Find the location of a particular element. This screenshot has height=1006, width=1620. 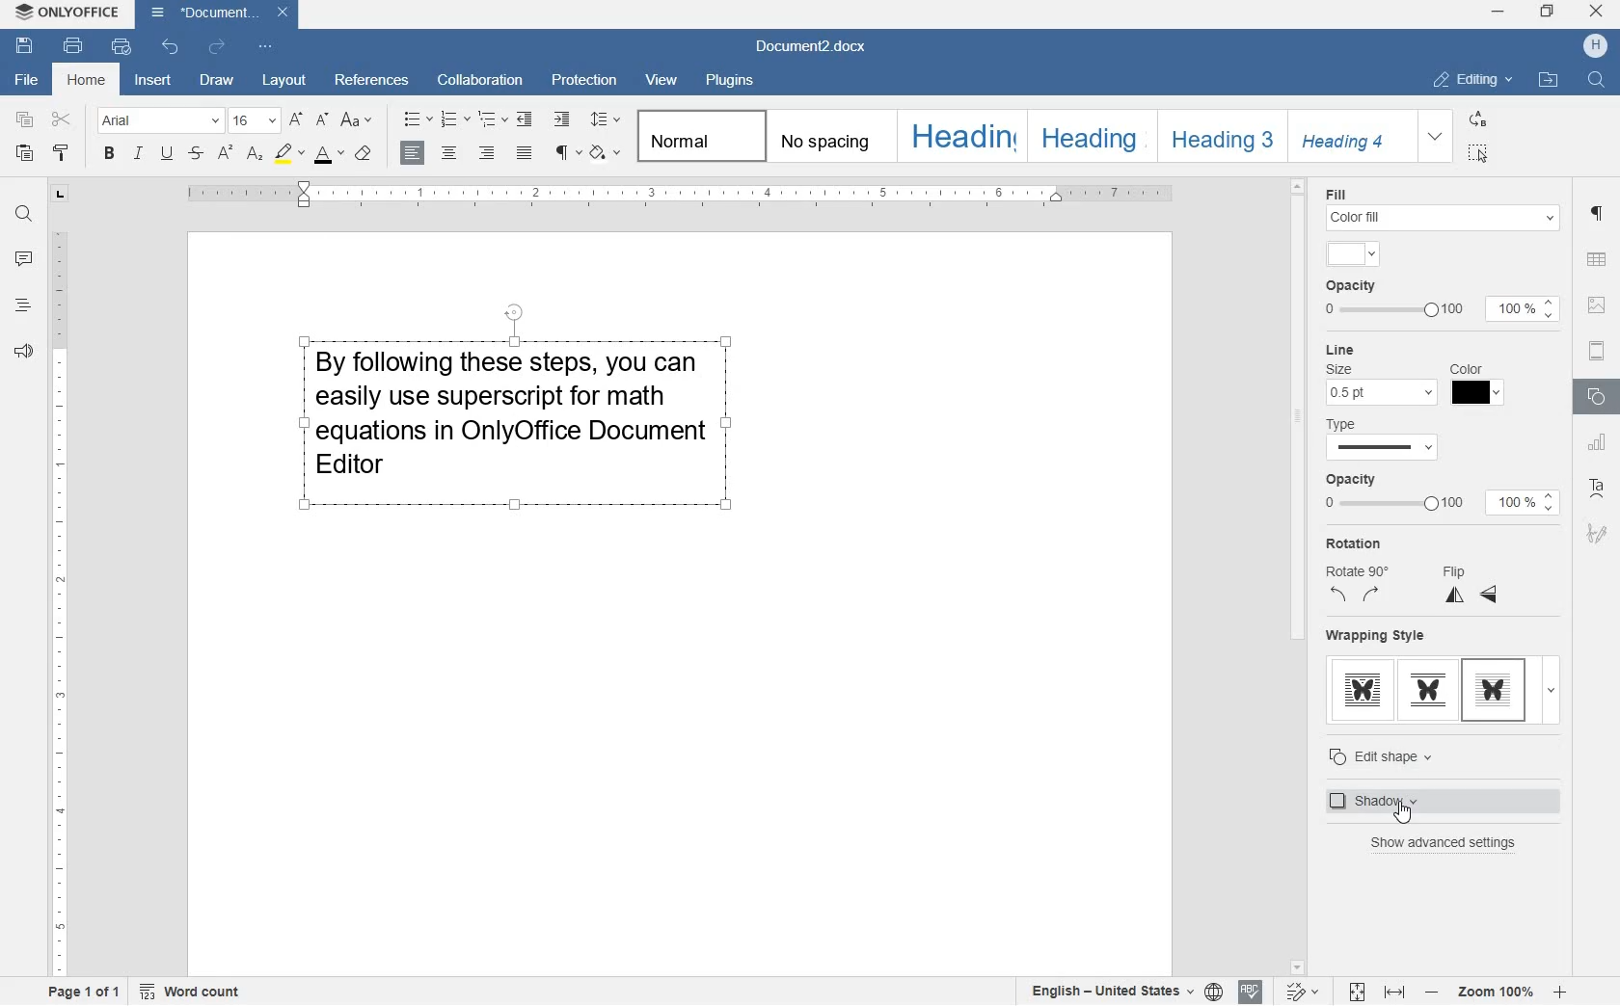

shape settings is located at coordinates (1597, 397).